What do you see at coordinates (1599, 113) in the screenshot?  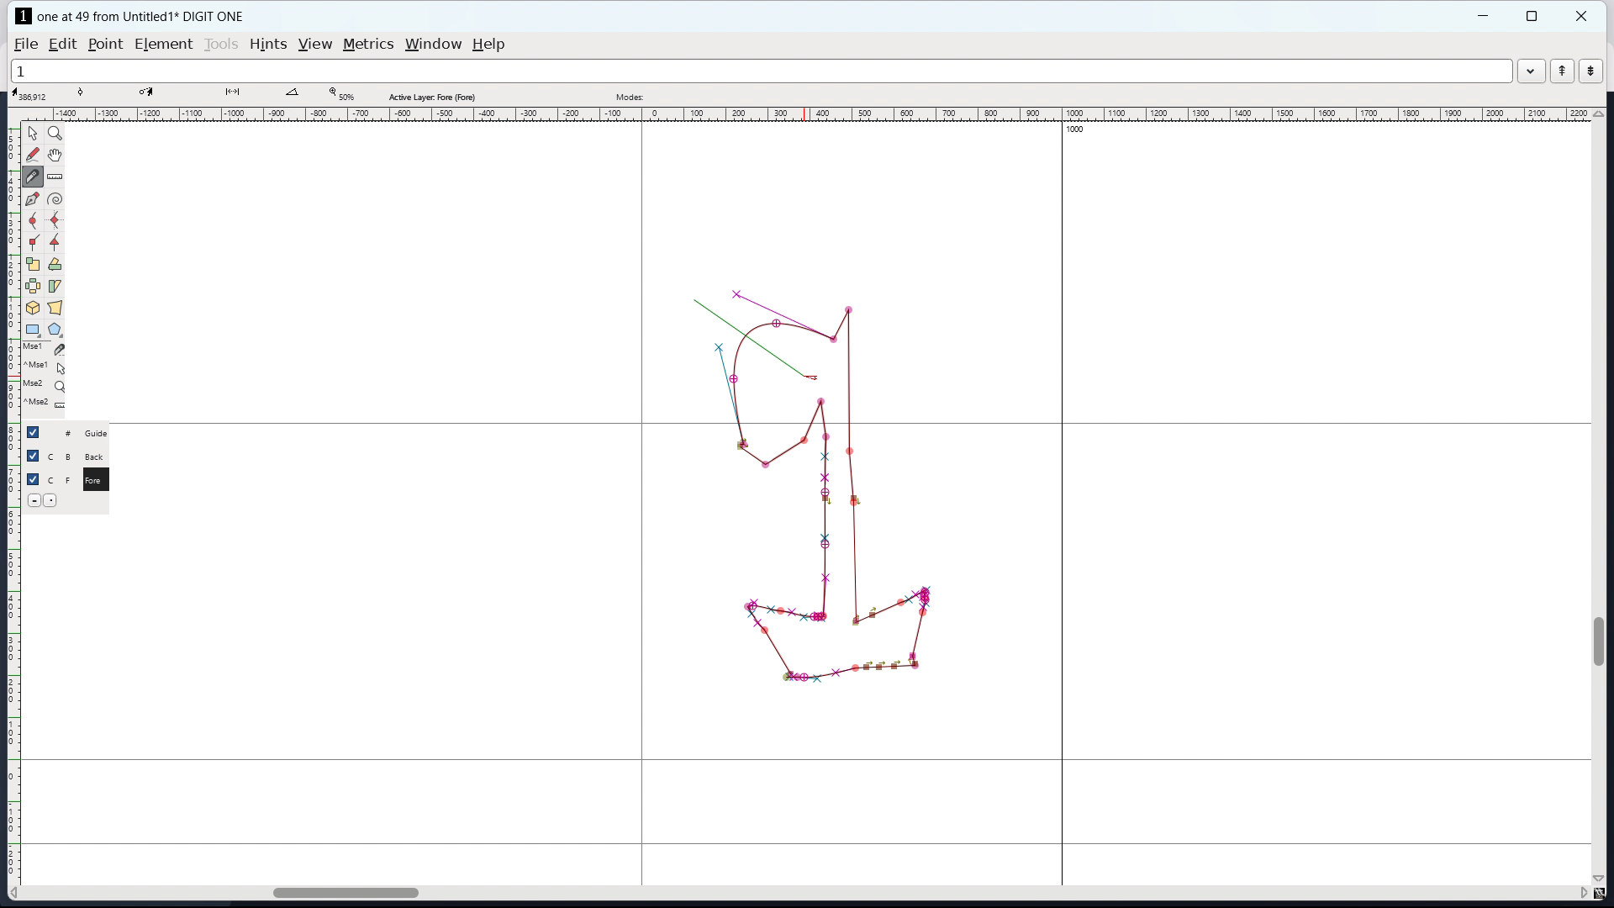 I see `scroll up` at bounding box center [1599, 113].